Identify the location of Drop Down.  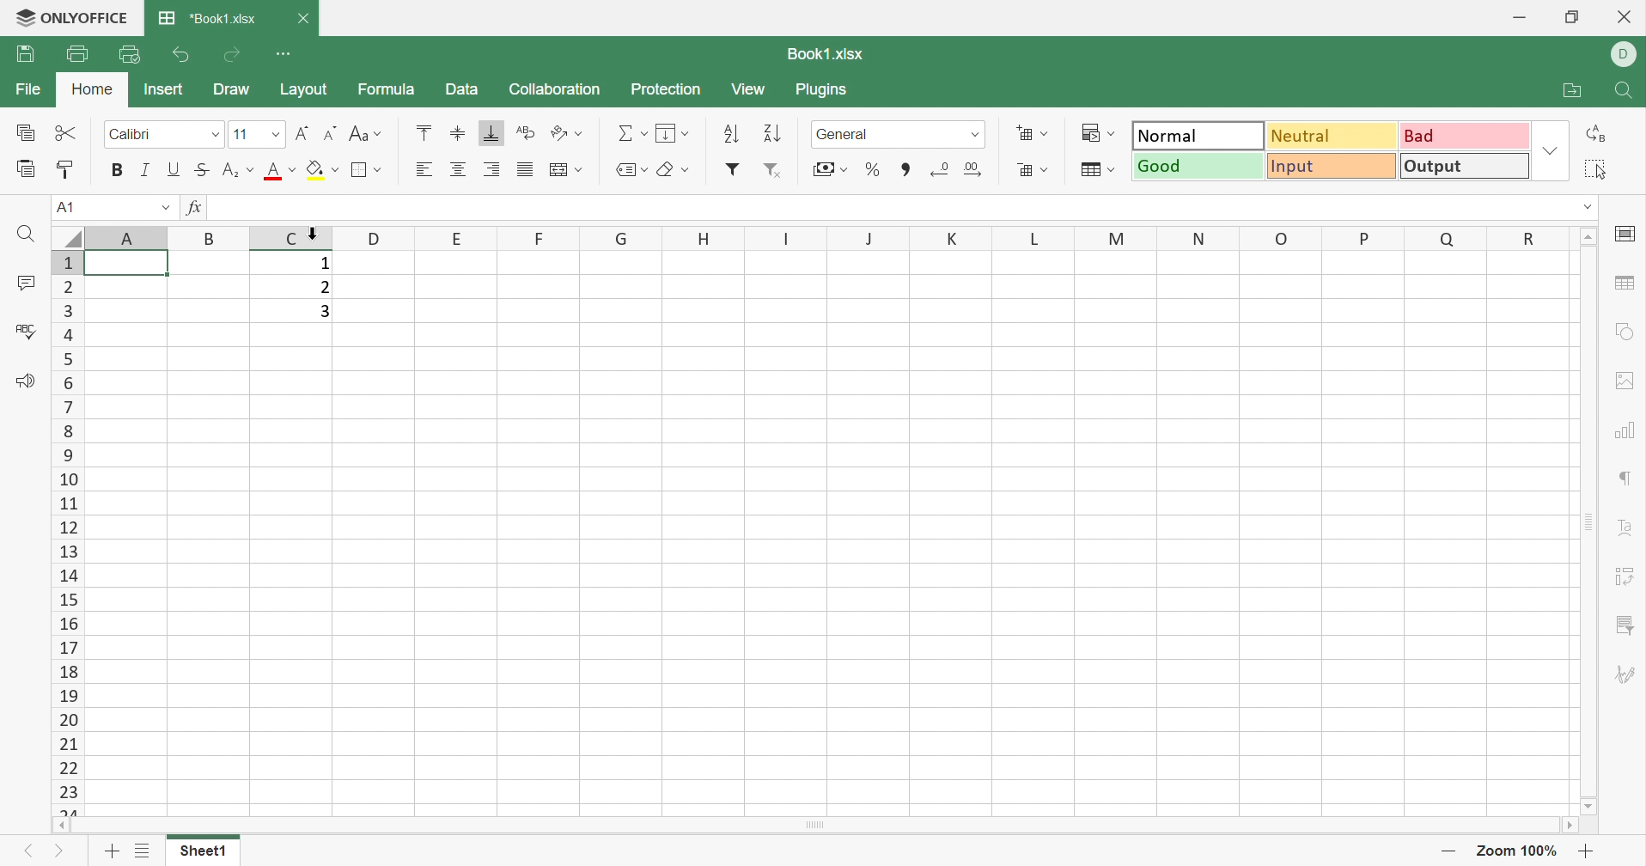
(1046, 169).